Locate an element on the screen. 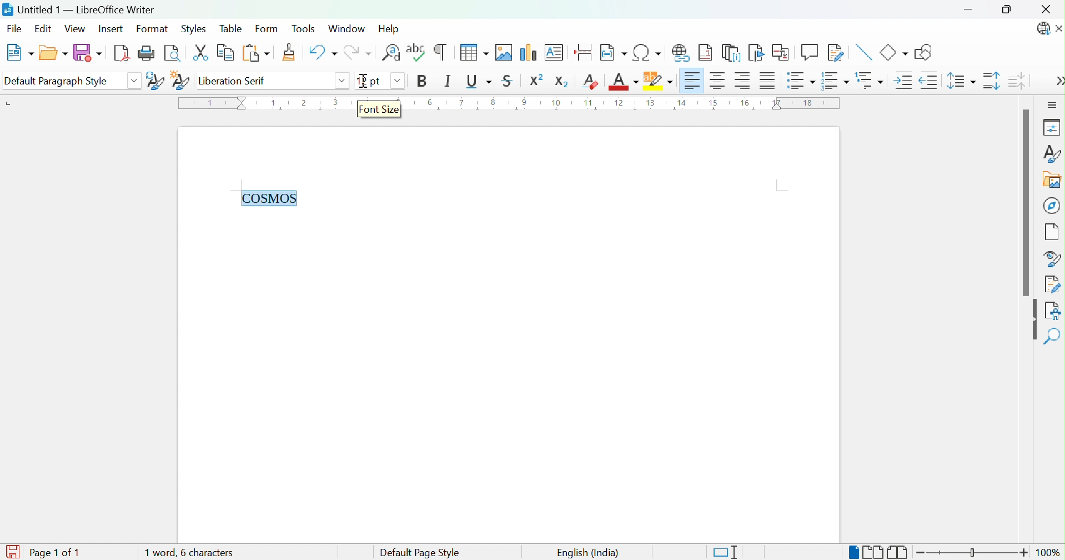 Image resolution: width=1065 pixels, height=560 pixels. Insert Field is located at coordinates (612, 51).